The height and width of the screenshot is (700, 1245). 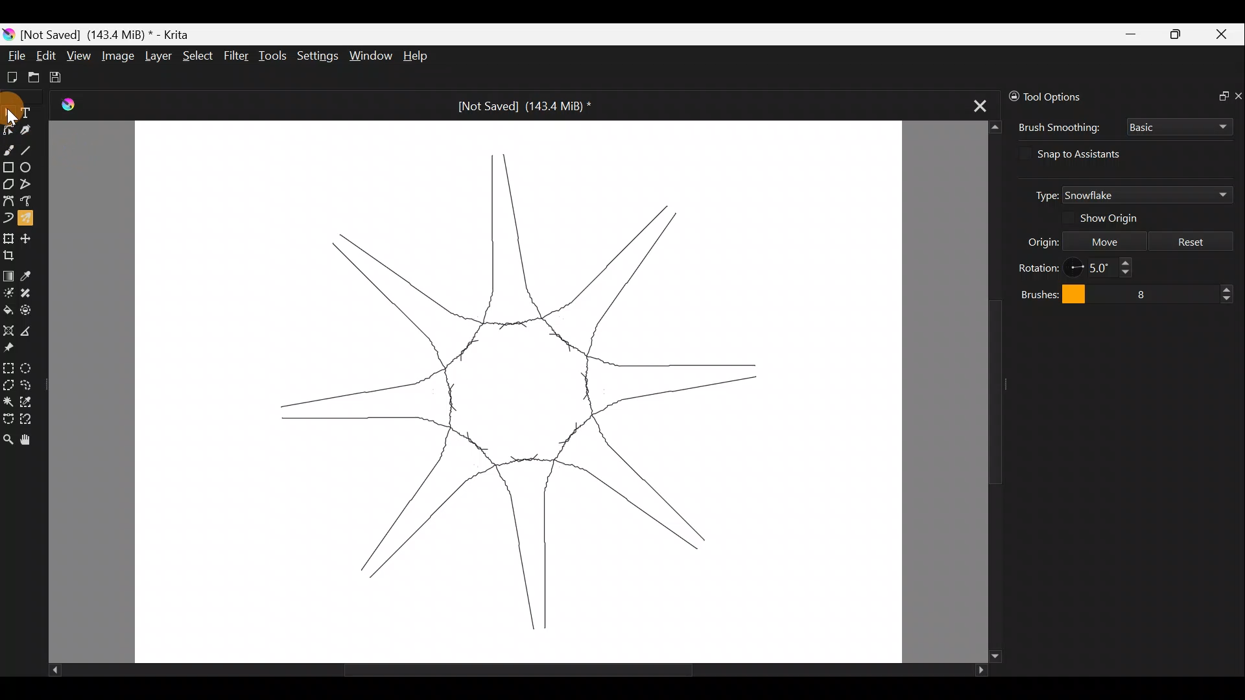 What do you see at coordinates (1039, 266) in the screenshot?
I see `Rotation` at bounding box center [1039, 266].